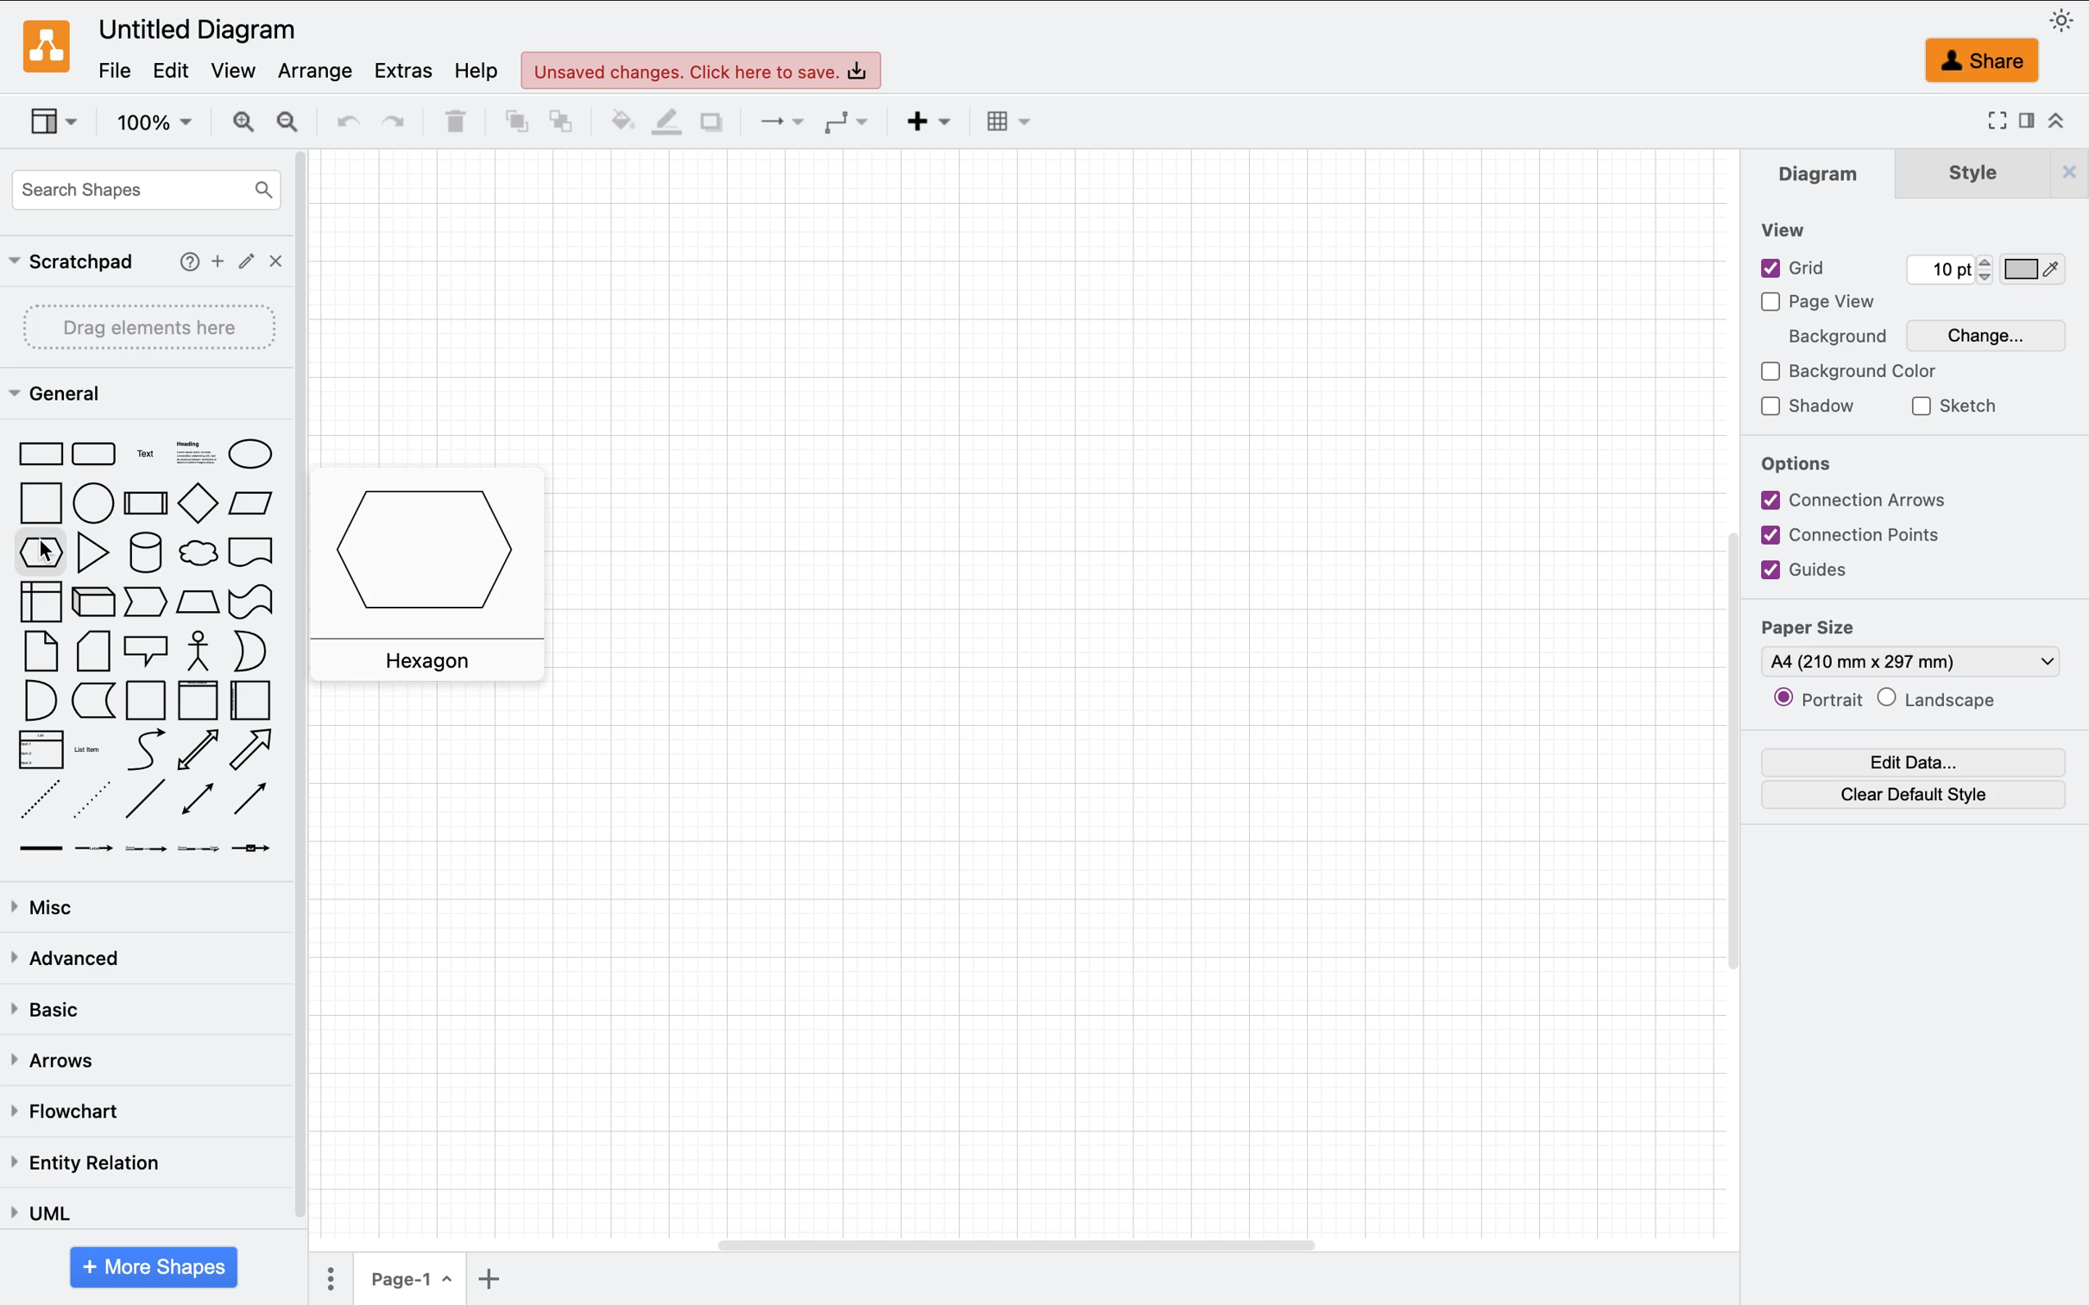  What do you see at coordinates (1993, 123) in the screenshot?
I see `fullscreen` at bounding box center [1993, 123].